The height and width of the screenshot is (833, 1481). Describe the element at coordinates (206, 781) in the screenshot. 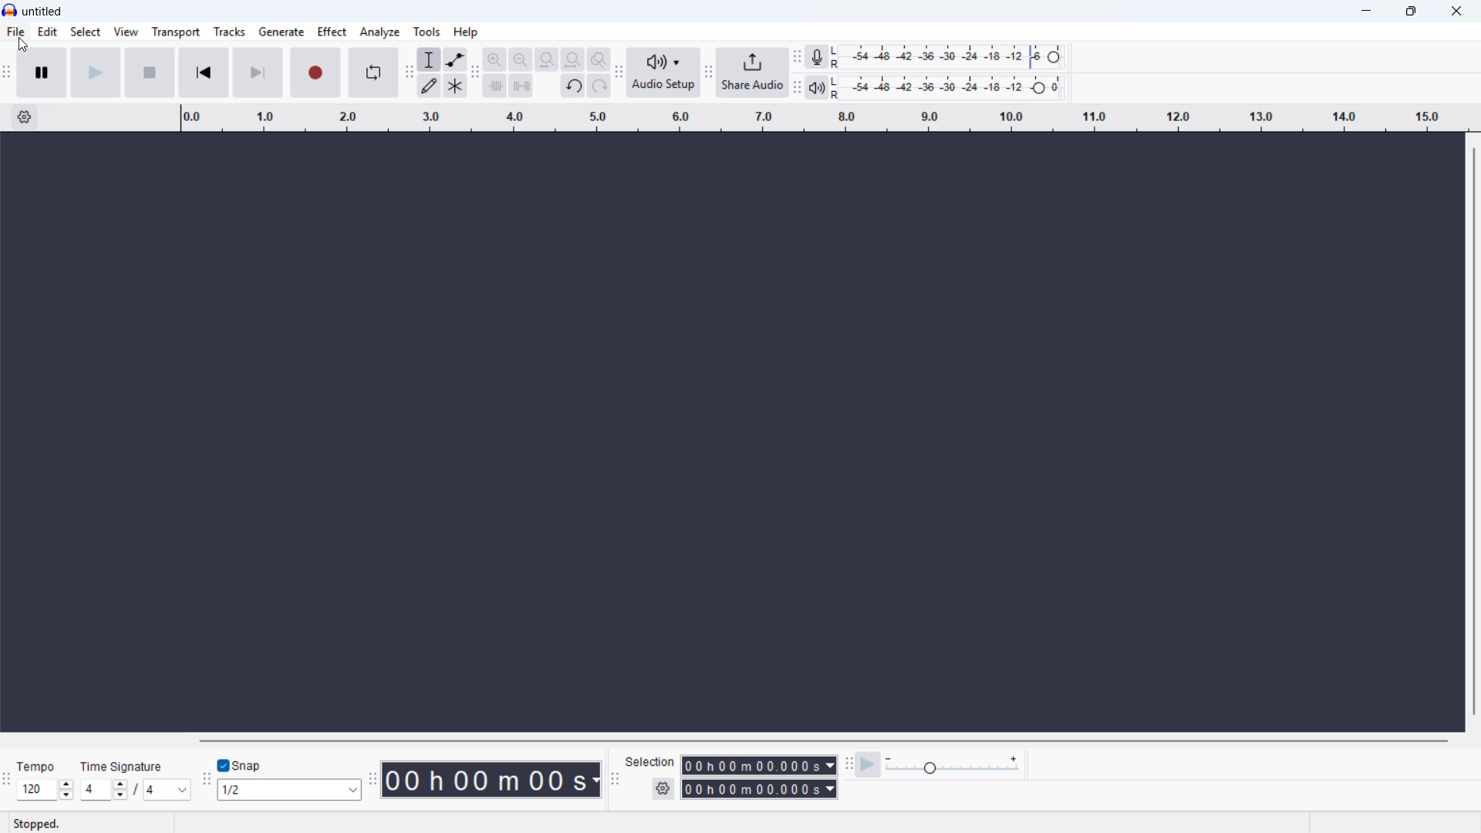

I see `Snapping toolbar ` at that location.